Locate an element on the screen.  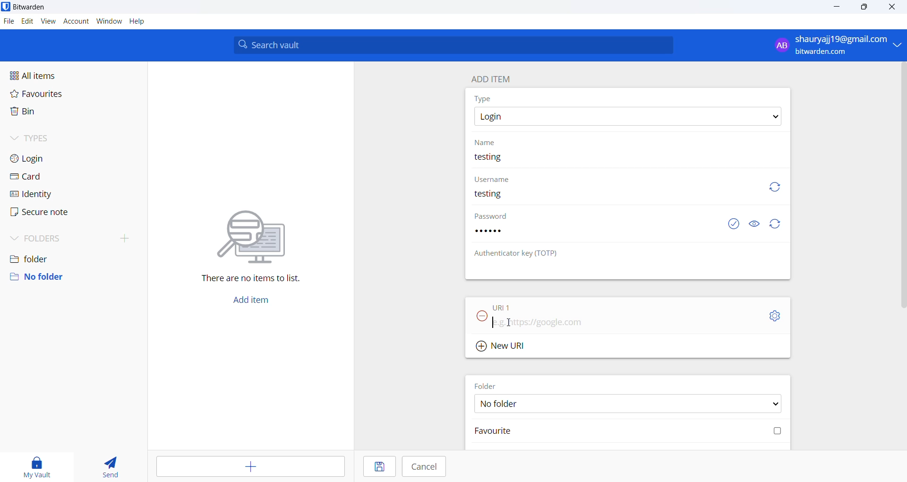
application name and logo is located at coordinates (35, 8).